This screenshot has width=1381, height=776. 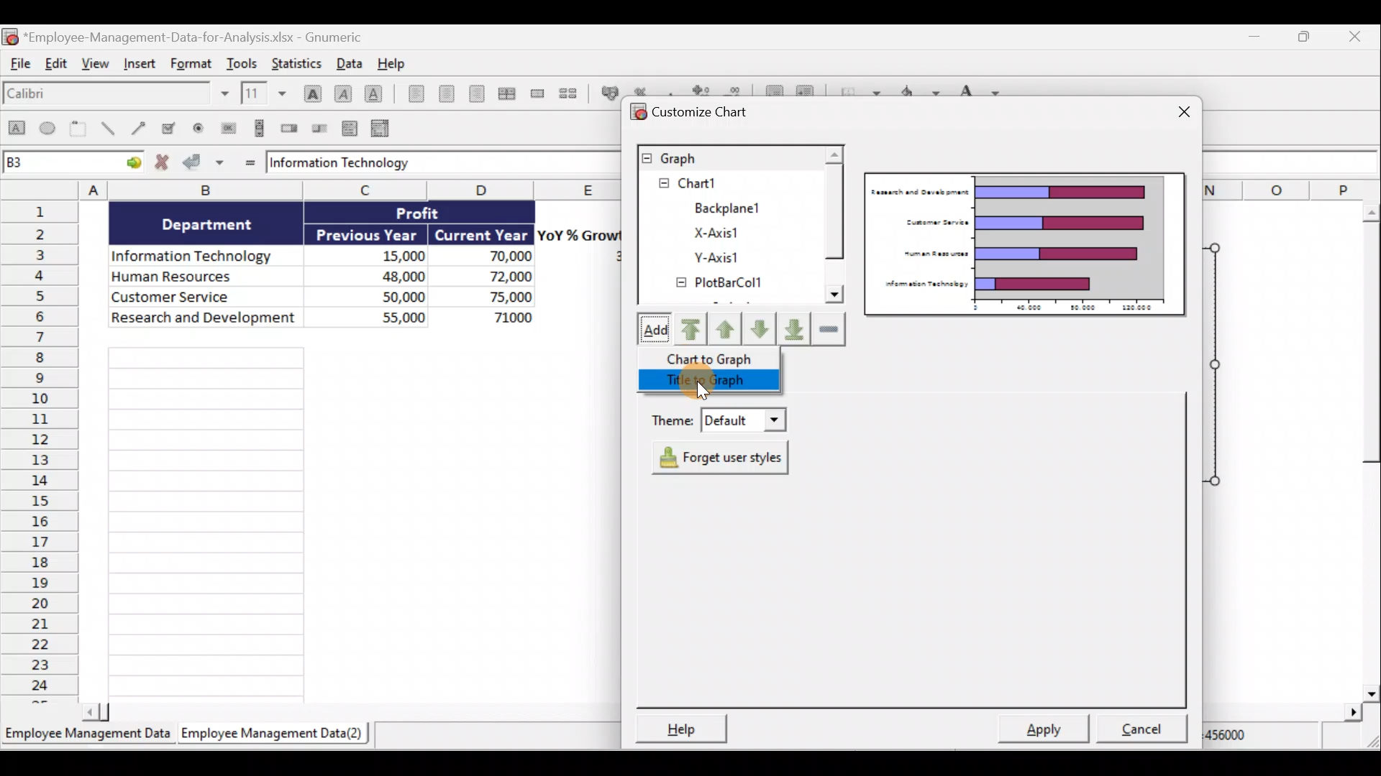 I want to click on Move up, so click(x=724, y=328).